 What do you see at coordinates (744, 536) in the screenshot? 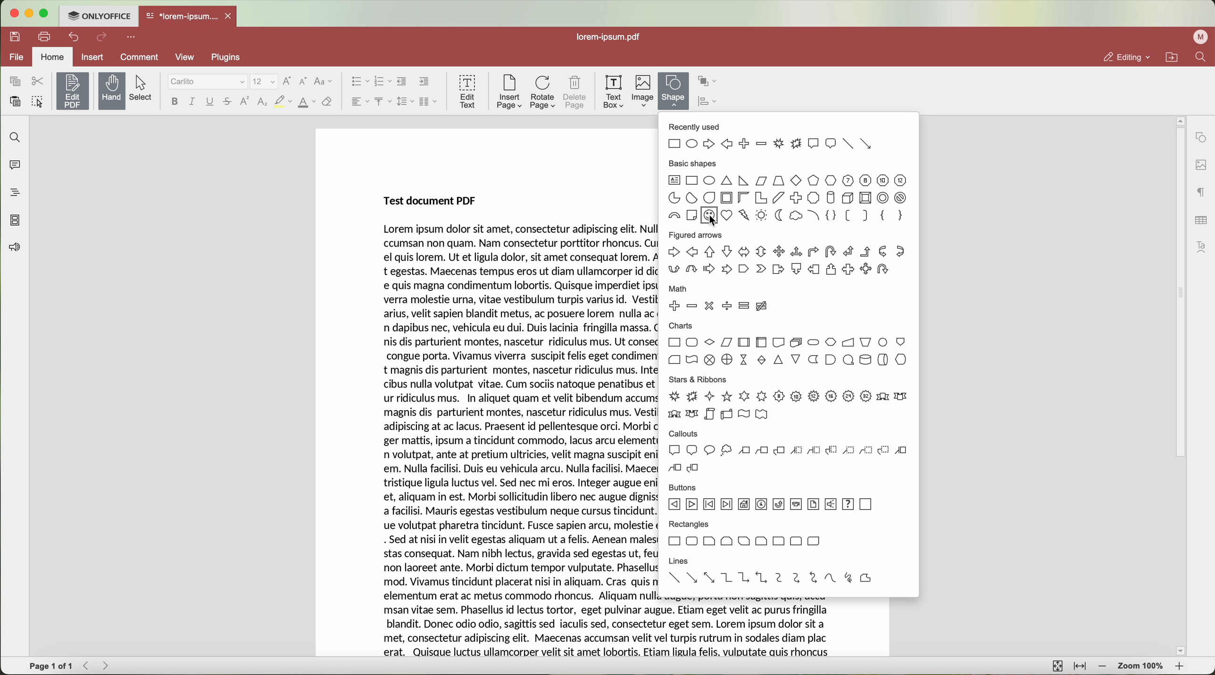
I see `rectangles` at bounding box center [744, 536].